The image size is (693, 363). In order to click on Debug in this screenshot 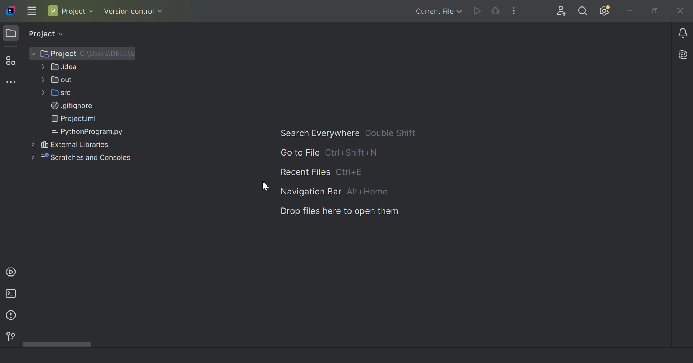, I will do `click(496, 10)`.